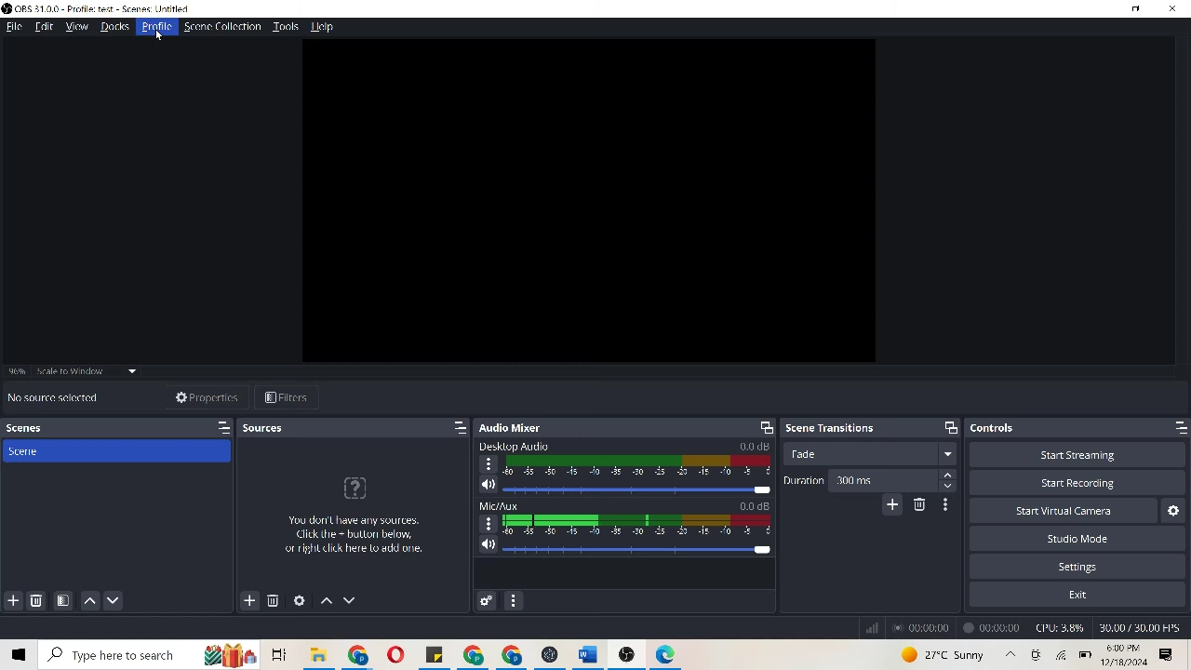 The width and height of the screenshot is (1191, 670). Describe the element at coordinates (109, 8) in the screenshot. I see `OBS 31.0.0-profile:test` at that location.